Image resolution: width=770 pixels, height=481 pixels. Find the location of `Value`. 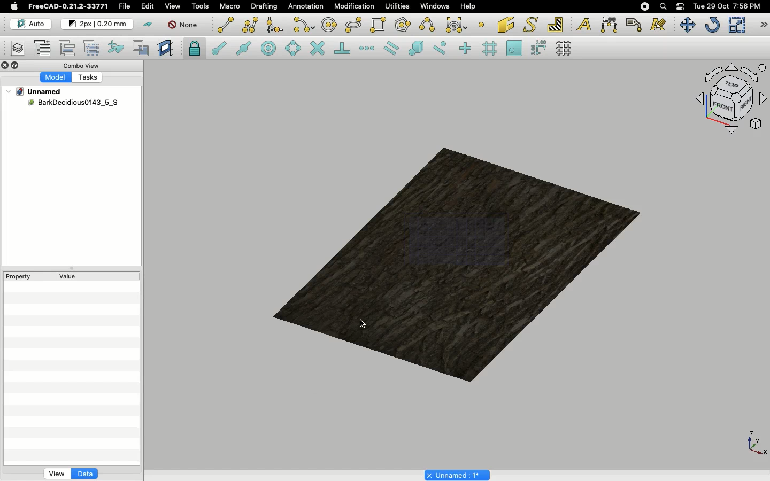

Value is located at coordinates (68, 278).